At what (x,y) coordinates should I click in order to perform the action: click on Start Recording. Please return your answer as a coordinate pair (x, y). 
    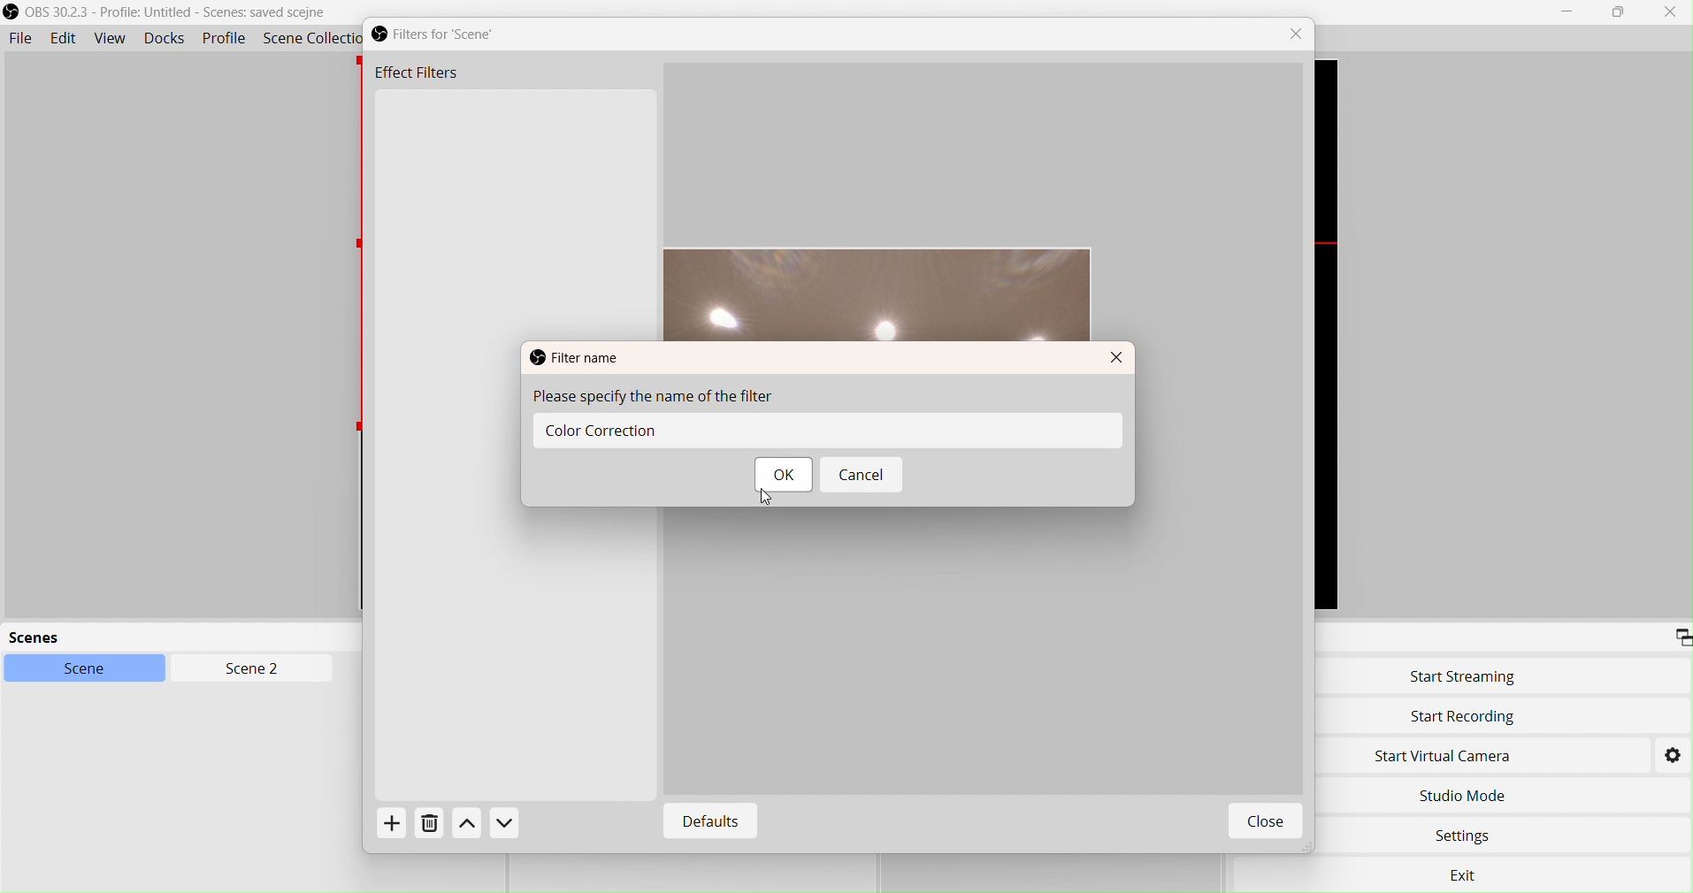
    Looking at the image, I should click on (1464, 717).